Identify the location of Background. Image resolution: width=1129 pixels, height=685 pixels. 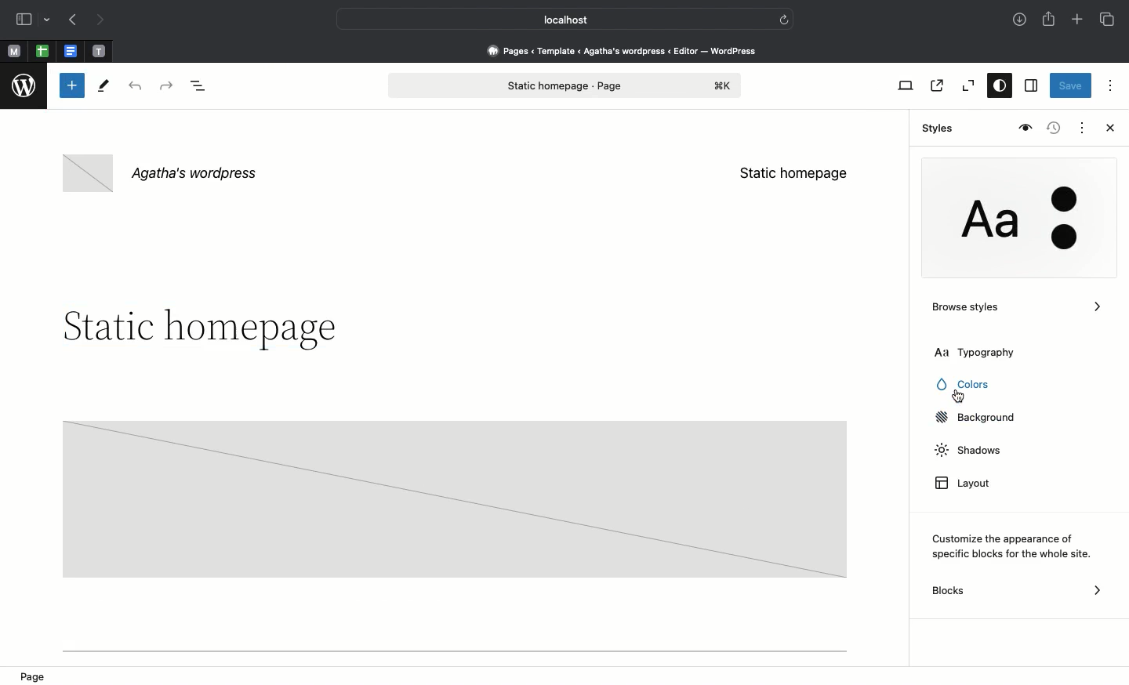
(980, 418).